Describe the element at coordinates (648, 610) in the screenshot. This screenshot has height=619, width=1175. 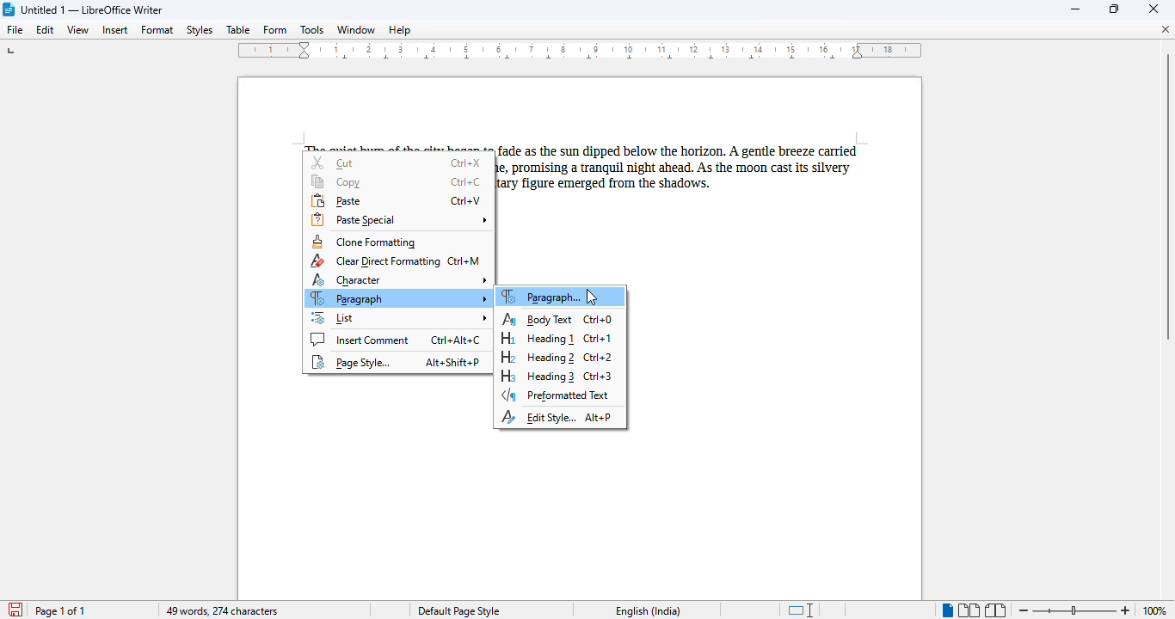
I see `text language` at that location.